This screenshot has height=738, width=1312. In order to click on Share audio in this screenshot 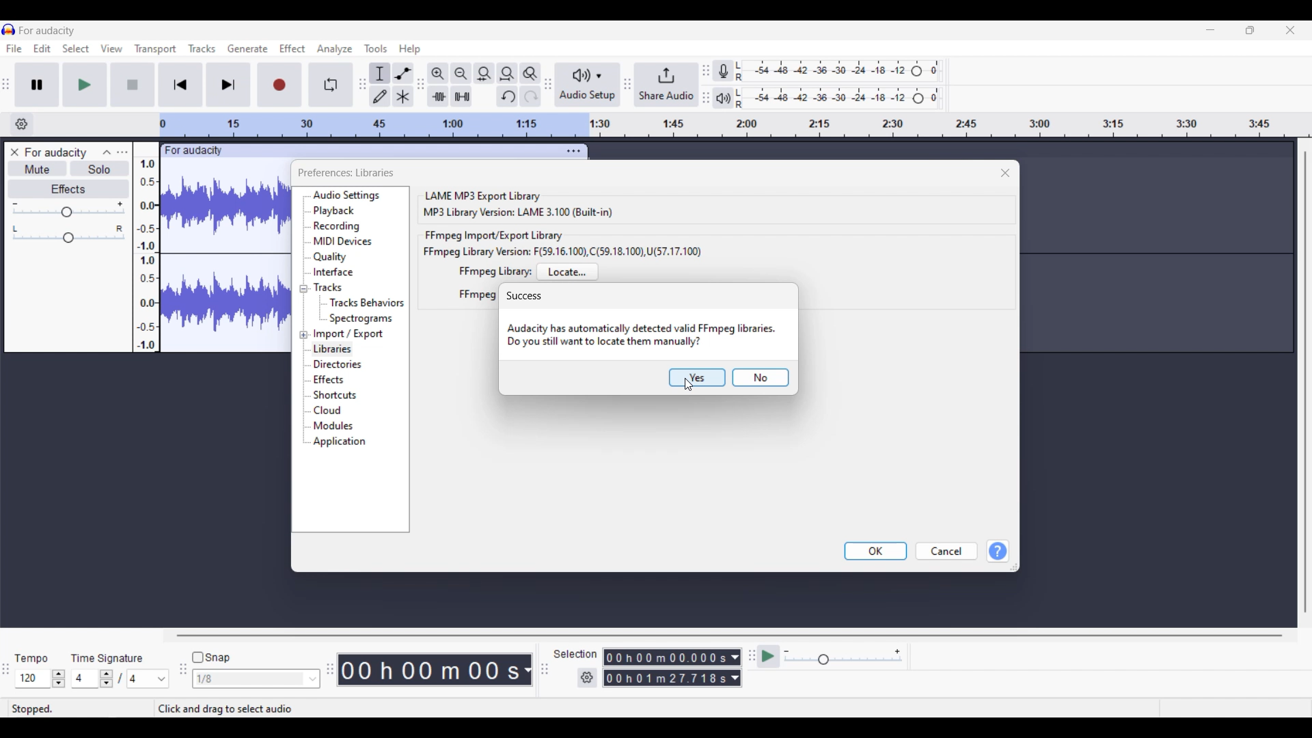, I will do `click(667, 85)`.